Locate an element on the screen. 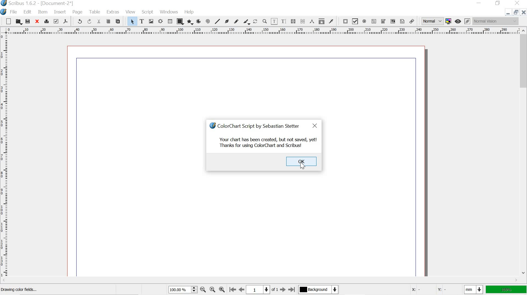  zoom out is located at coordinates (203, 290).